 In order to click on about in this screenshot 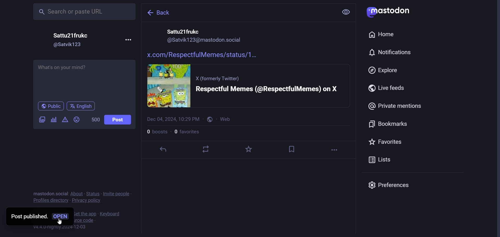, I will do `click(77, 194)`.